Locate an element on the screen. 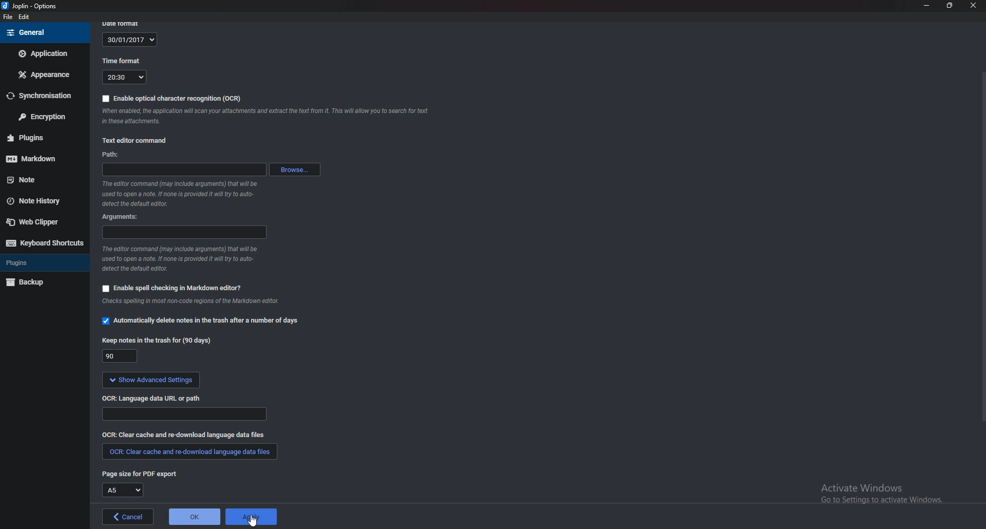 The height and width of the screenshot is (529, 986). page size for pdf export is located at coordinates (139, 474).